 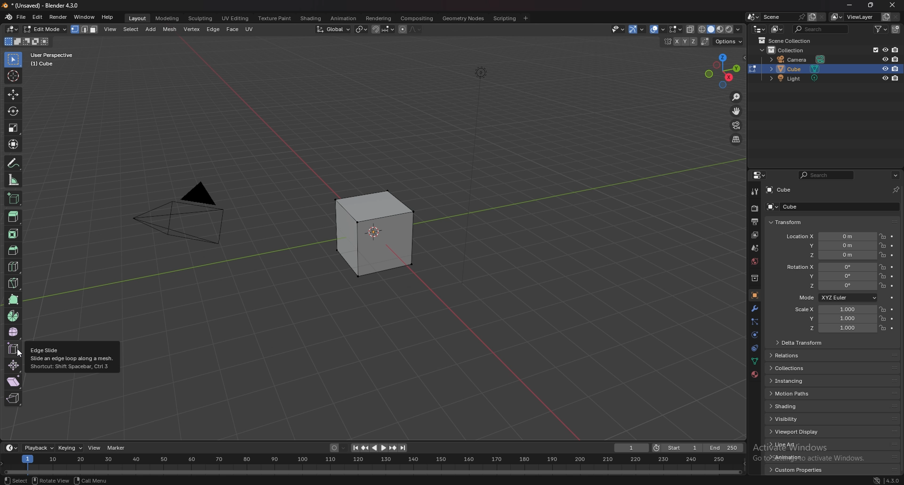 I want to click on texture paint, so click(x=274, y=18).